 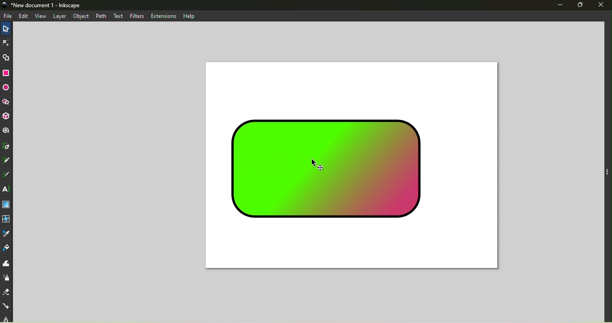 What do you see at coordinates (316, 163) in the screenshot?
I see `cursor` at bounding box center [316, 163].